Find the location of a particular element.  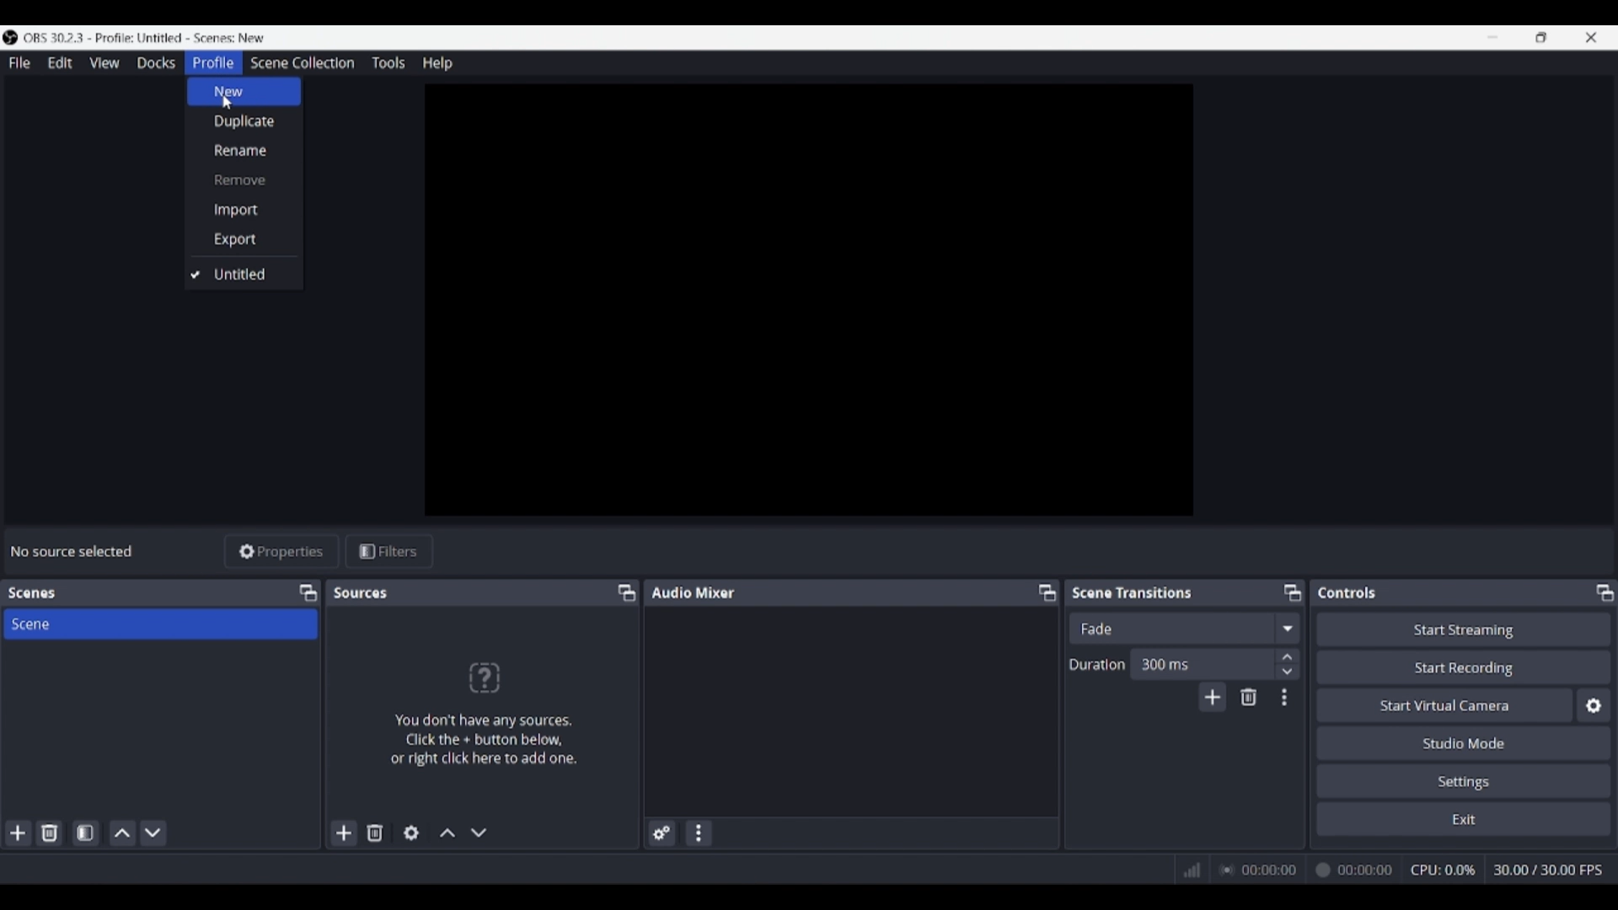

Transition properties is located at coordinates (1284, 698).